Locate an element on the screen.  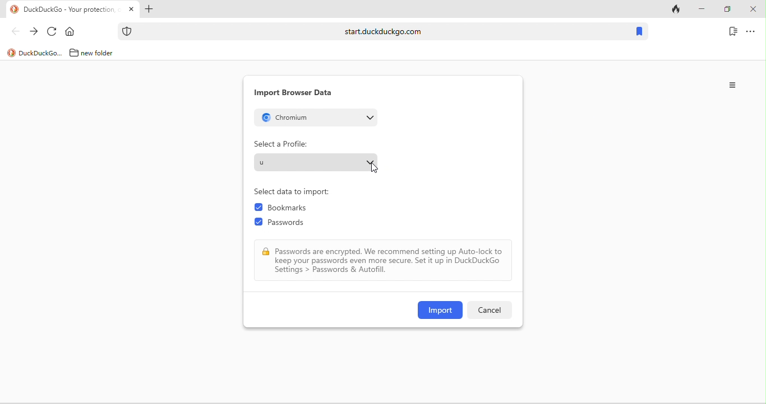
icon is located at coordinates (15, 10).